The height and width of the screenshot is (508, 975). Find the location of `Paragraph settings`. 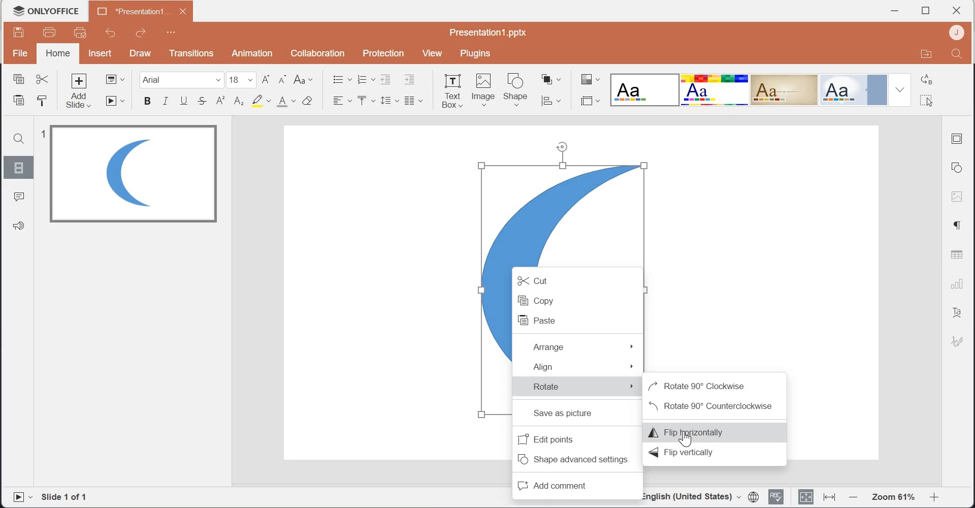

Paragraph settings is located at coordinates (957, 226).